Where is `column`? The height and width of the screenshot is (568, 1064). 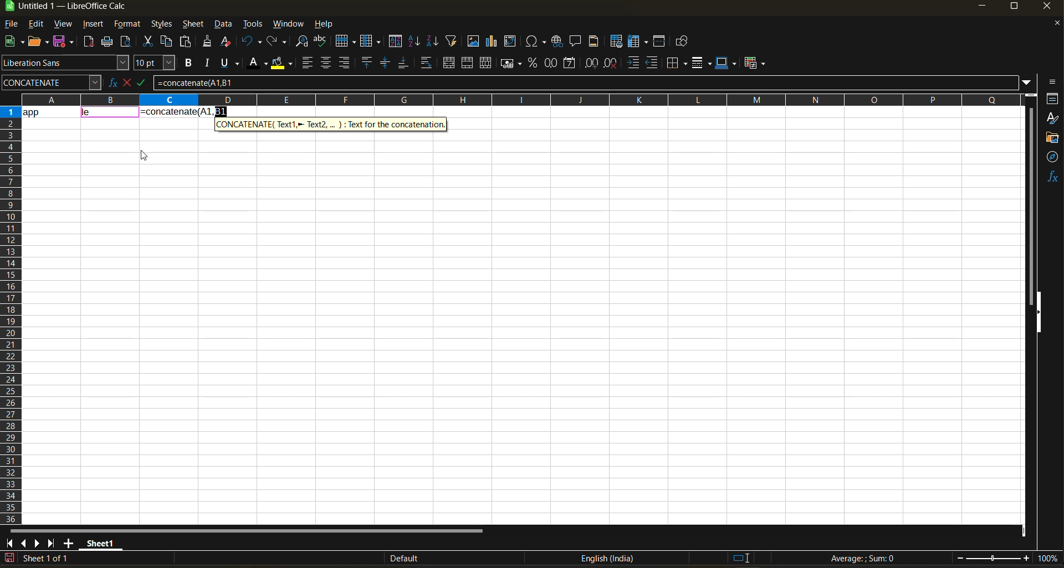 column is located at coordinates (372, 43).